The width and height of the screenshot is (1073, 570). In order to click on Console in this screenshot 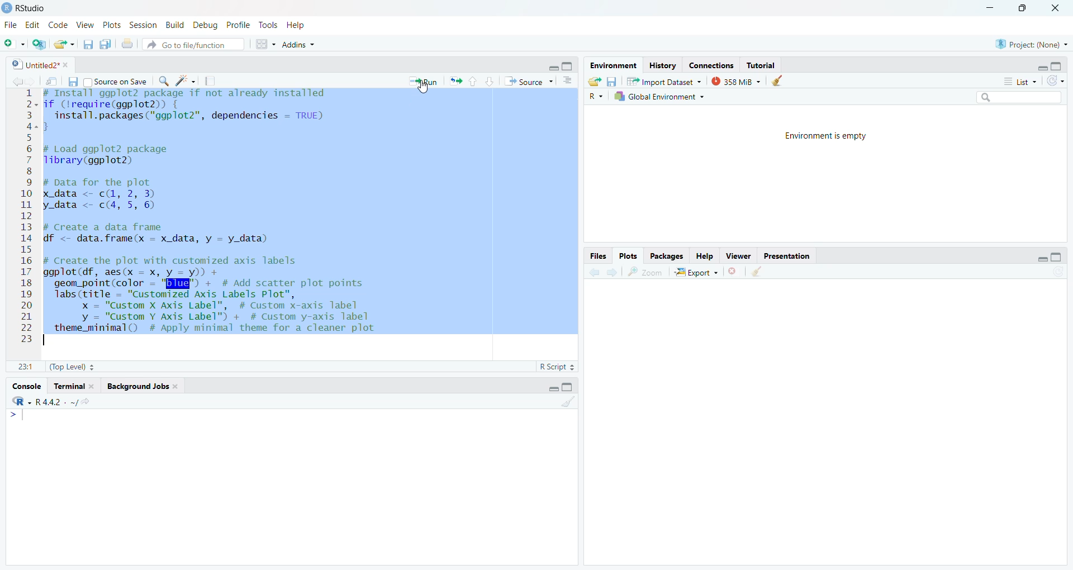, I will do `click(25, 385)`.